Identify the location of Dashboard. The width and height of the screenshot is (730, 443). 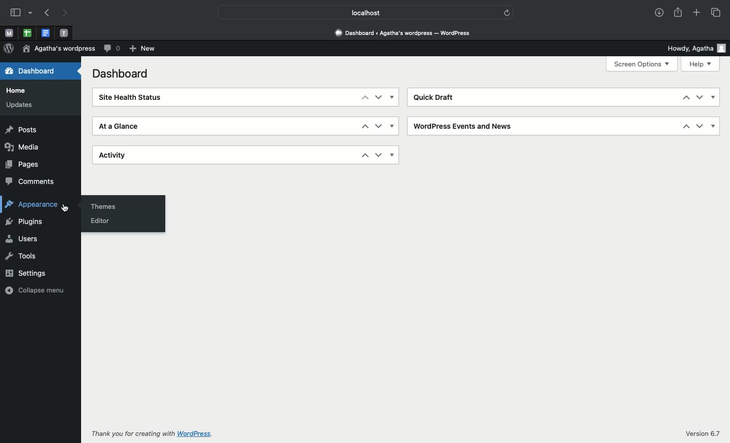
(123, 73).